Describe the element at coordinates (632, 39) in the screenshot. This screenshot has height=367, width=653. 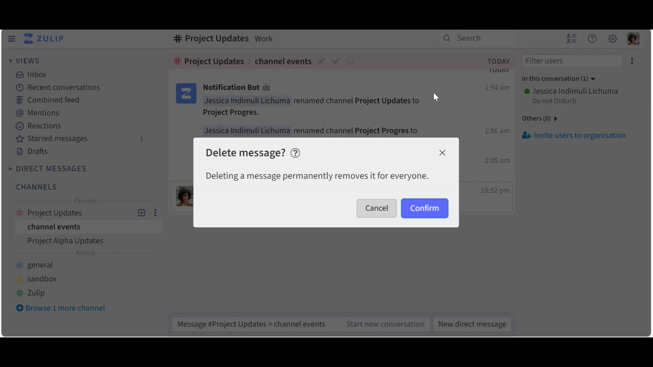
I see `Personal menu` at that location.